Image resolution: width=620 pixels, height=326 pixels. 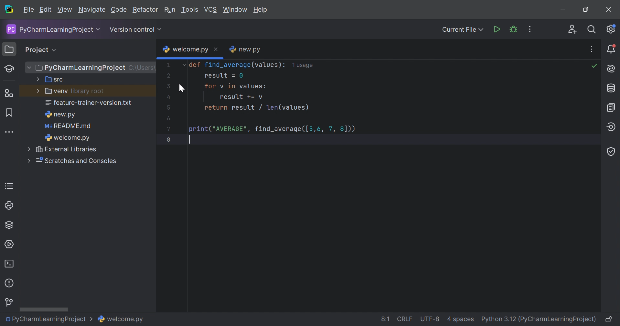 I want to click on Python Console, so click(x=8, y=206).